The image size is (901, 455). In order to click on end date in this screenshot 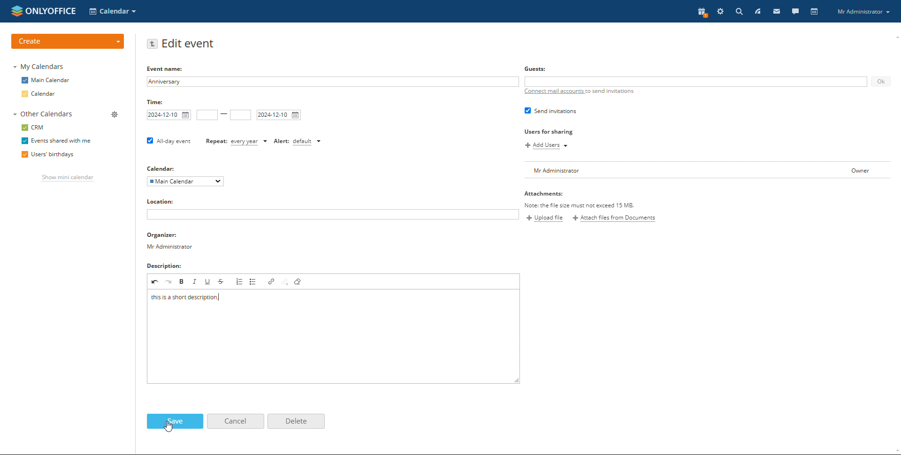, I will do `click(278, 115)`.